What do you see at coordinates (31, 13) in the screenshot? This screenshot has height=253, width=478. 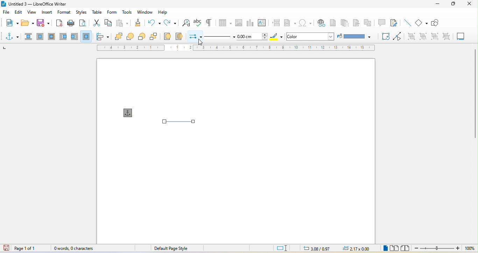 I see `view` at bounding box center [31, 13].